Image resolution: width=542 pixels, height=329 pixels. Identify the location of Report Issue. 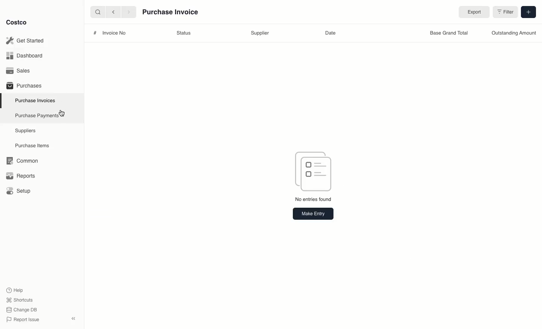
(23, 320).